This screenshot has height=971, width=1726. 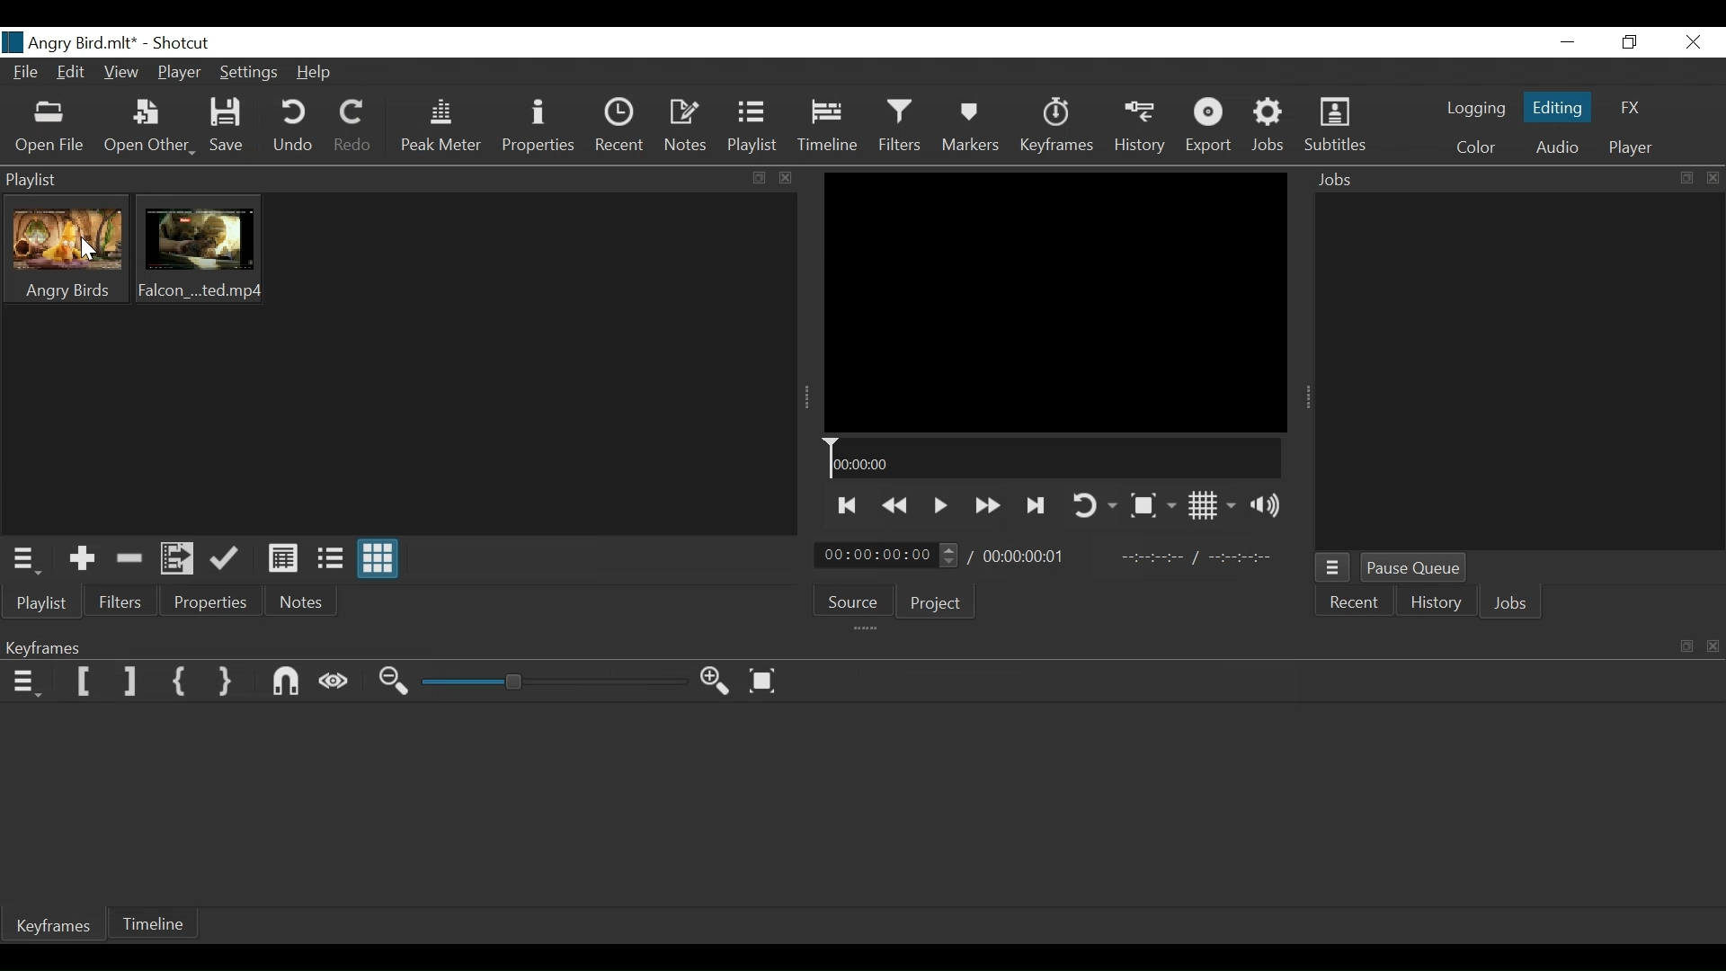 What do you see at coordinates (181, 682) in the screenshot?
I see `Set First Simple keyframe` at bounding box center [181, 682].